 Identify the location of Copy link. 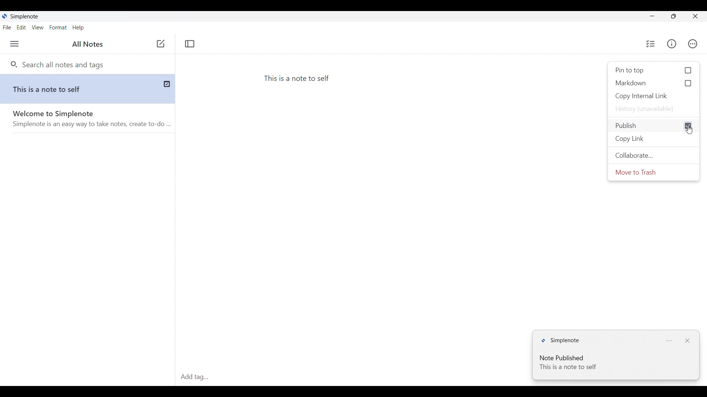
(655, 139).